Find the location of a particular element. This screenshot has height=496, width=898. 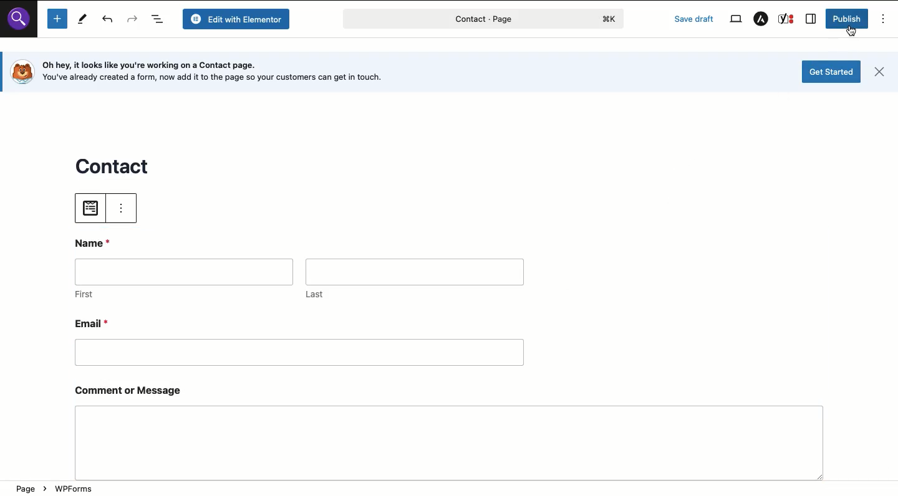

Yoast is located at coordinates (786, 19).